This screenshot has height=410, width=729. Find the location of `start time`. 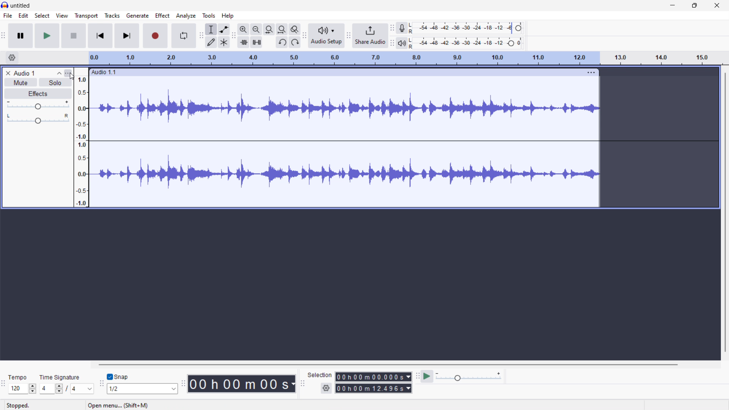

start time is located at coordinates (374, 377).